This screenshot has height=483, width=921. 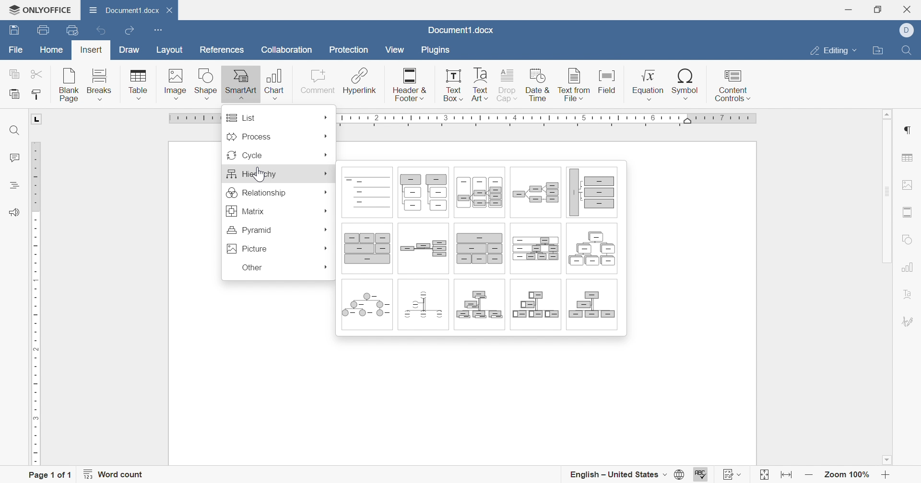 What do you see at coordinates (114, 474) in the screenshot?
I see `Word count` at bounding box center [114, 474].